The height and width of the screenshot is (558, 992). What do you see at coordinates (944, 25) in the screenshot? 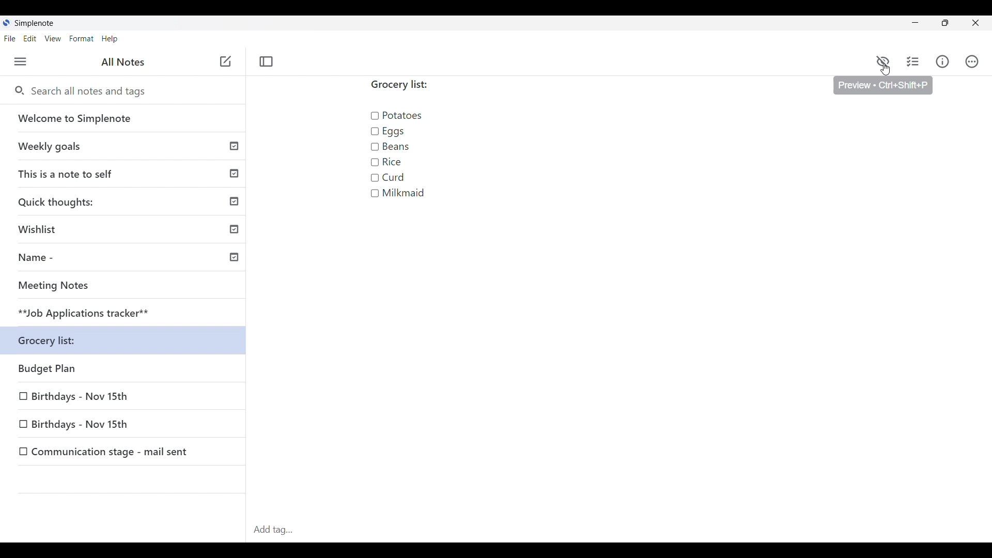
I see `Resize` at bounding box center [944, 25].